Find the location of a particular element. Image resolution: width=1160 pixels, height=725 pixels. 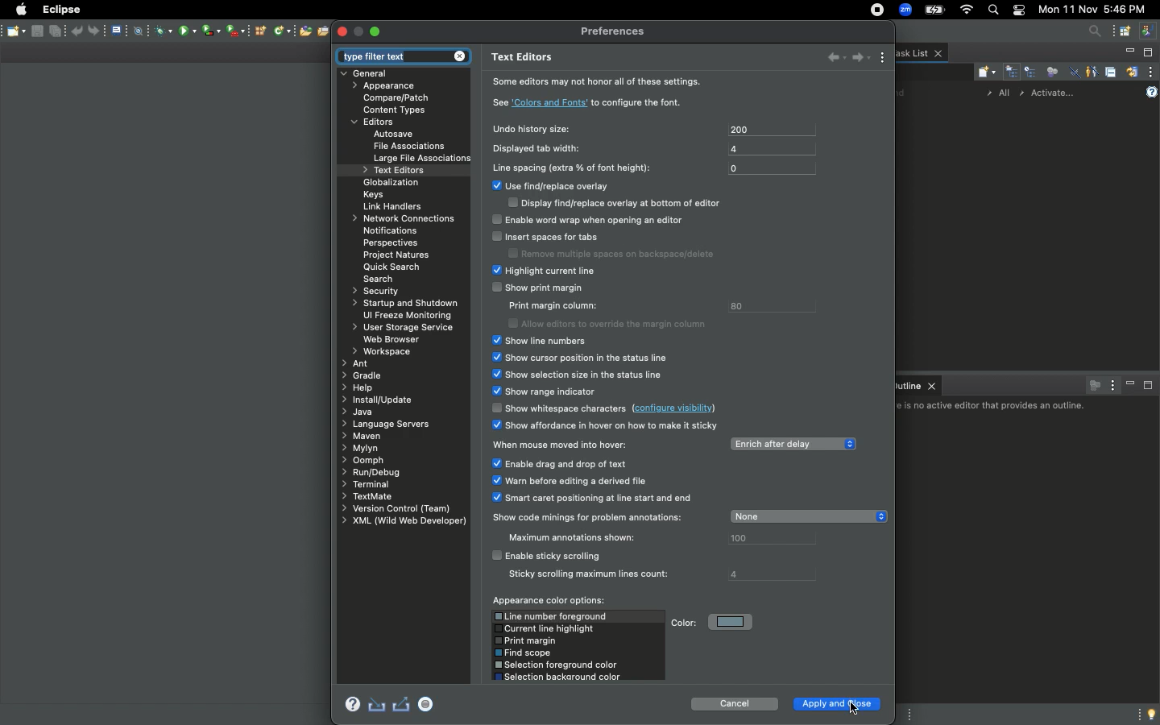

Show withdraw characters is located at coordinates (610, 407).